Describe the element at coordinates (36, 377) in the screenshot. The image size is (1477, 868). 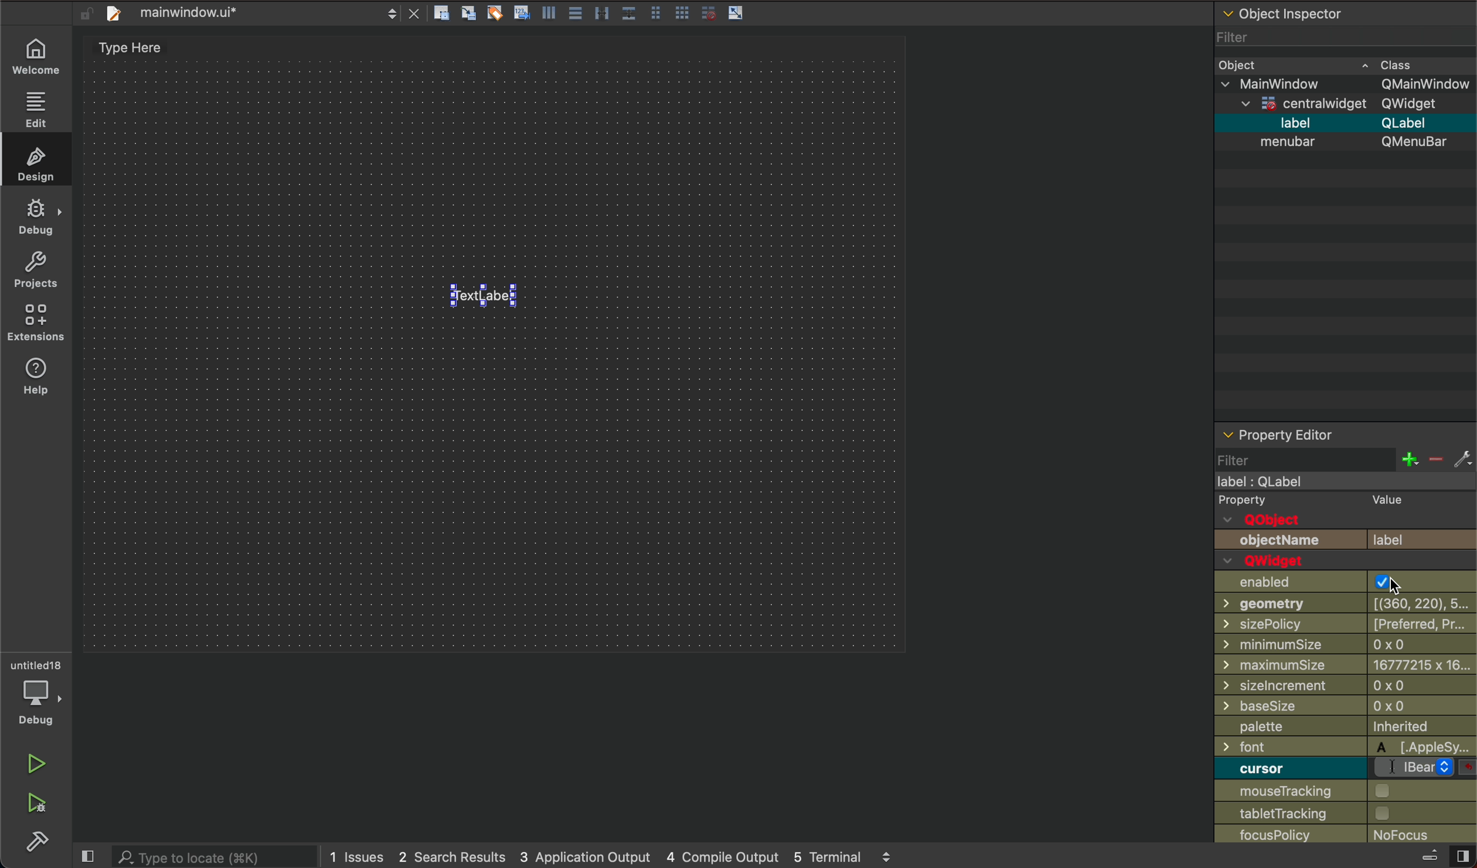
I see `help` at that location.